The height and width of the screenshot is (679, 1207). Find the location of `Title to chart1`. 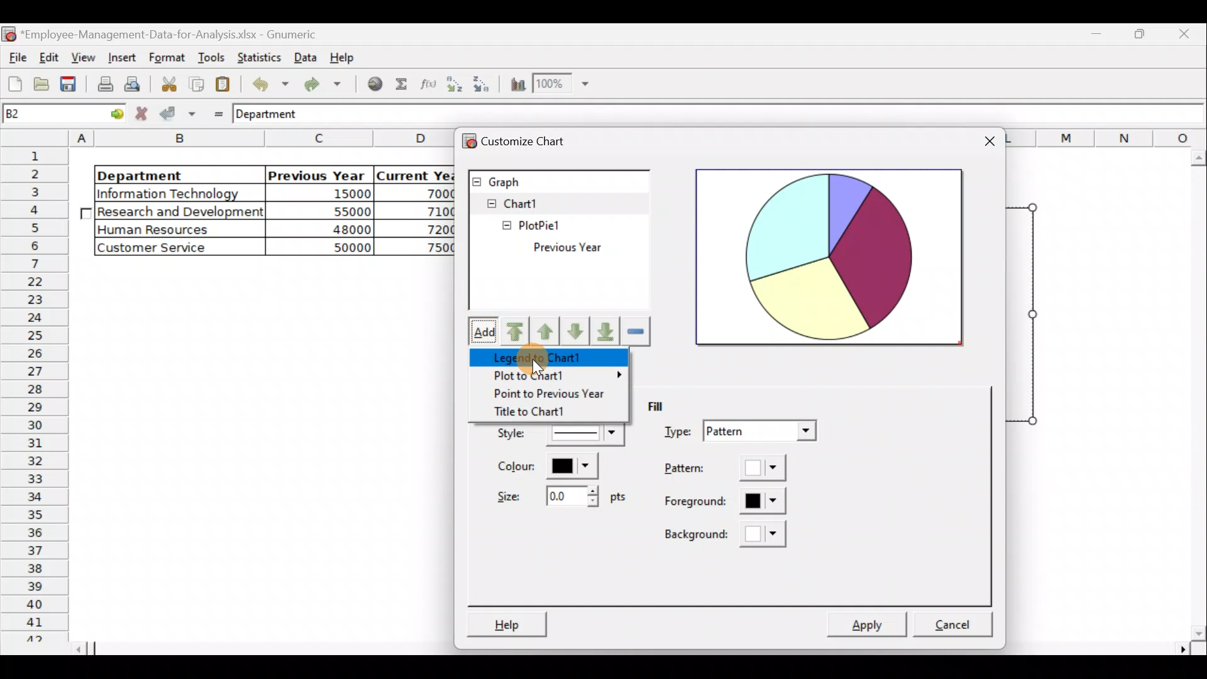

Title to chart1 is located at coordinates (548, 413).